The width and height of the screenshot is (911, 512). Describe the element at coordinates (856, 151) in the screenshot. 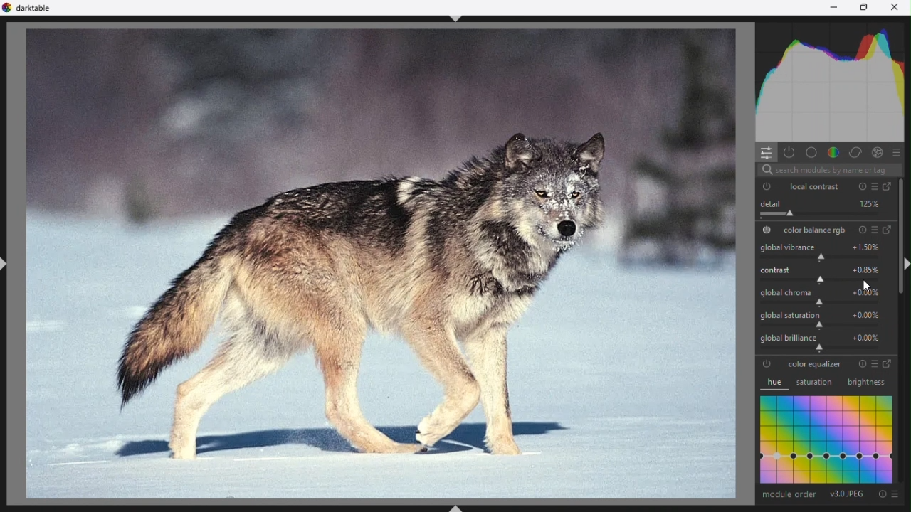

I see `correct` at that location.